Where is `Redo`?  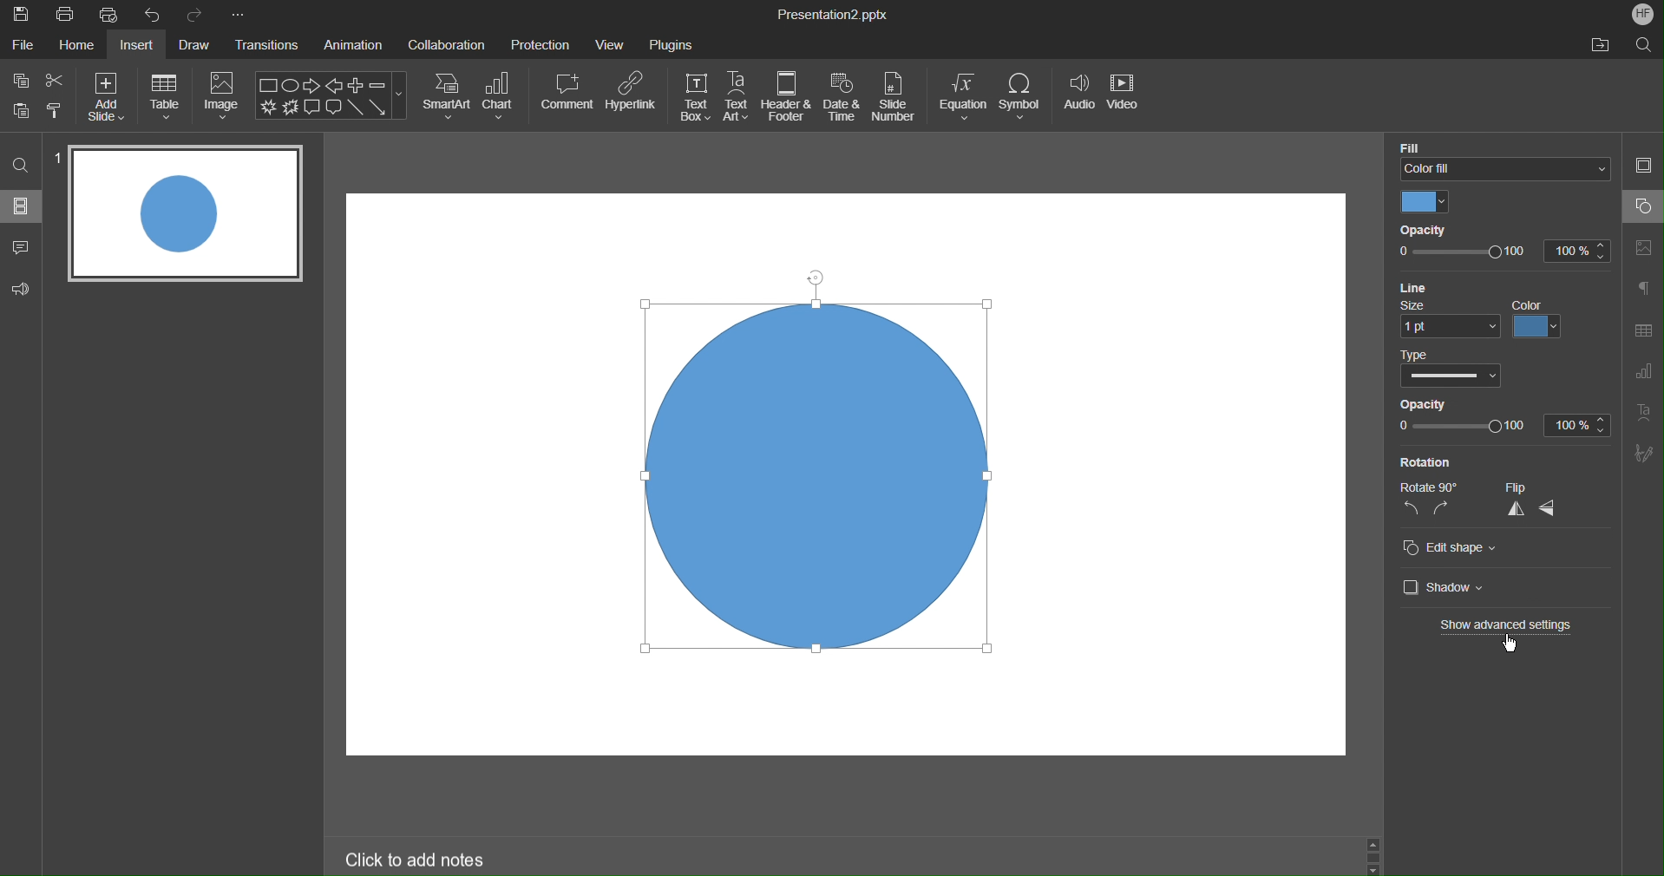
Redo is located at coordinates (196, 15).